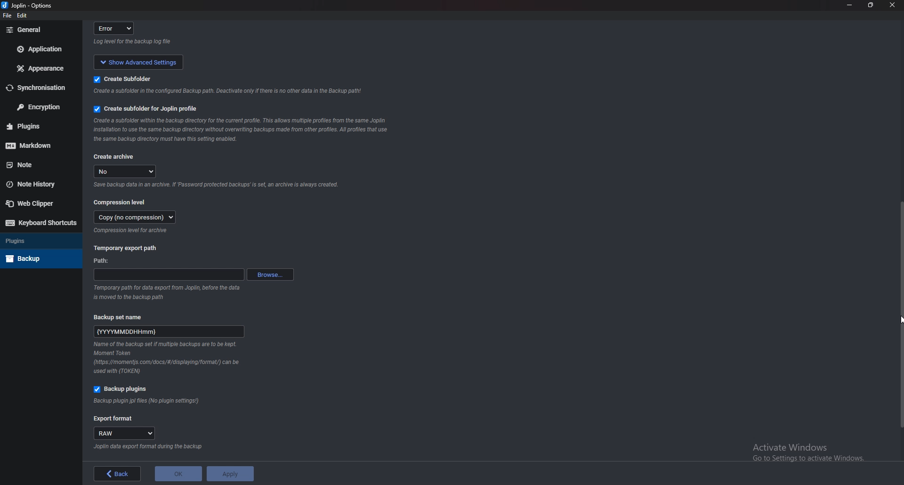 Image resolution: width=904 pixels, height=485 pixels. I want to click on Joplin - options, so click(29, 6).